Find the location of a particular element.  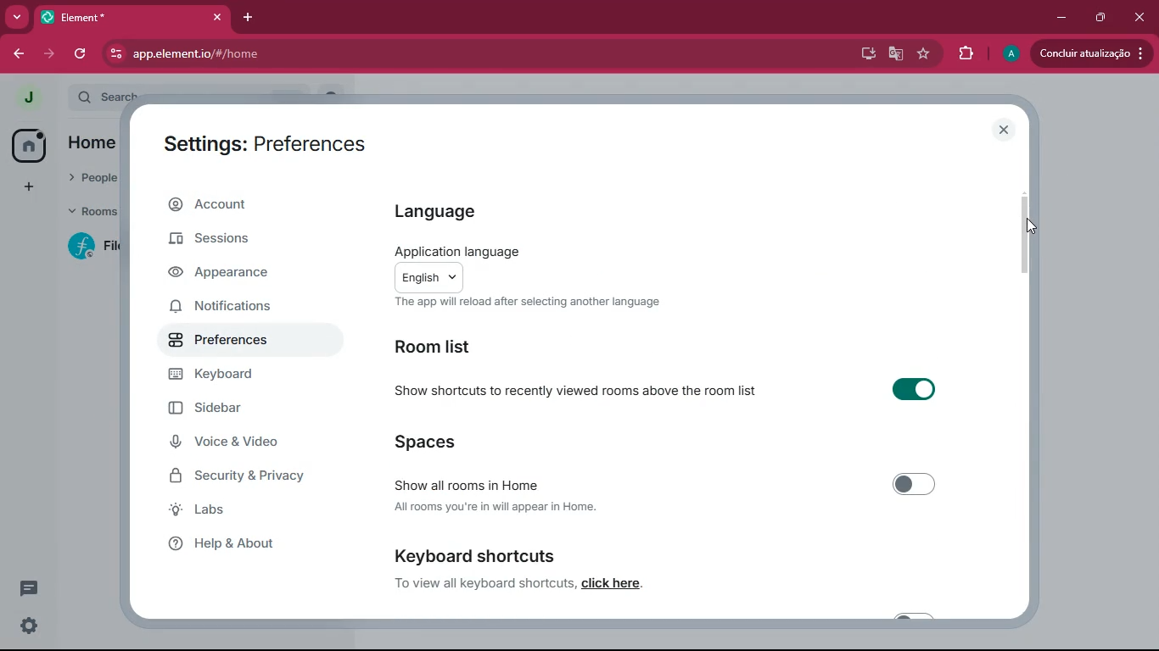

sessions is located at coordinates (231, 237).